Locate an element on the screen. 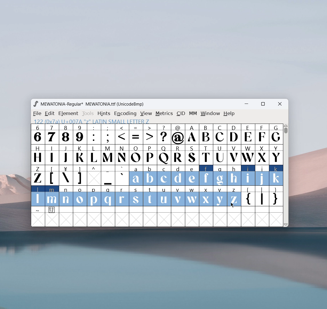  W is located at coordinates (248, 154).